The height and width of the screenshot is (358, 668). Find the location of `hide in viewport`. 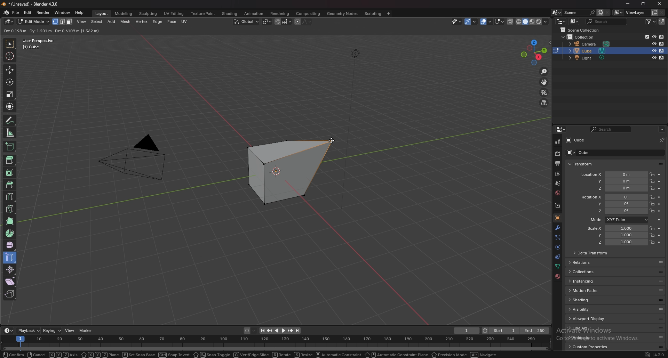

hide in viewport is located at coordinates (653, 43).